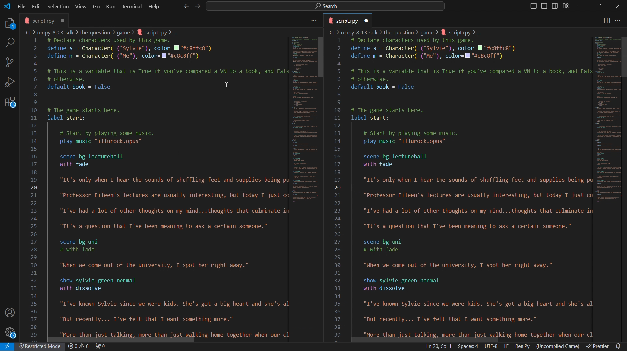  I want to click on Source Control, so click(10, 62).